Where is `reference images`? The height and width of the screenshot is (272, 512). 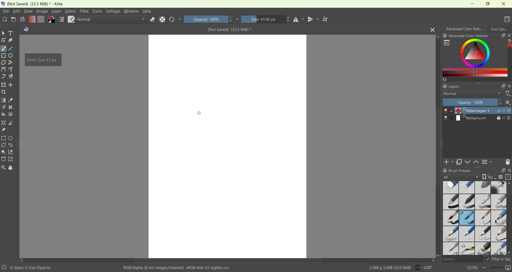 reference images is located at coordinates (3, 130).